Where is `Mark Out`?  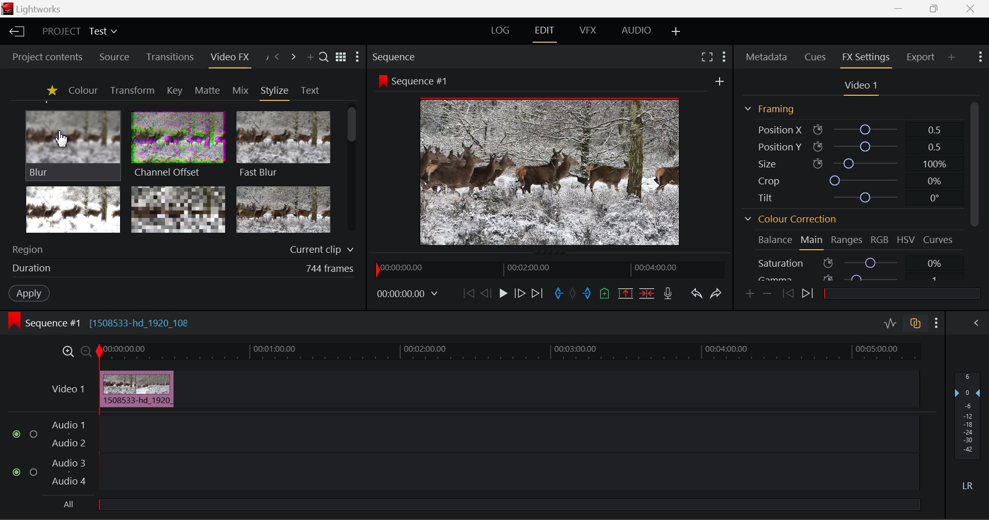 Mark Out is located at coordinates (587, 291).